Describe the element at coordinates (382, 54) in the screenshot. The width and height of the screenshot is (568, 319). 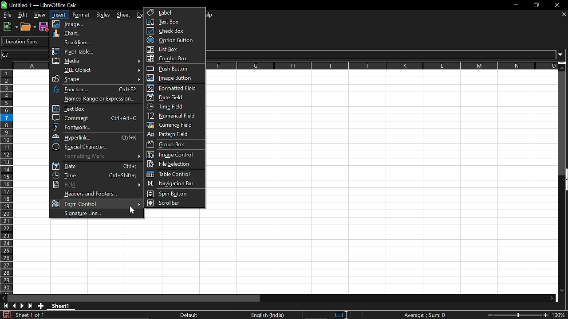
I see `Input line` at that location.